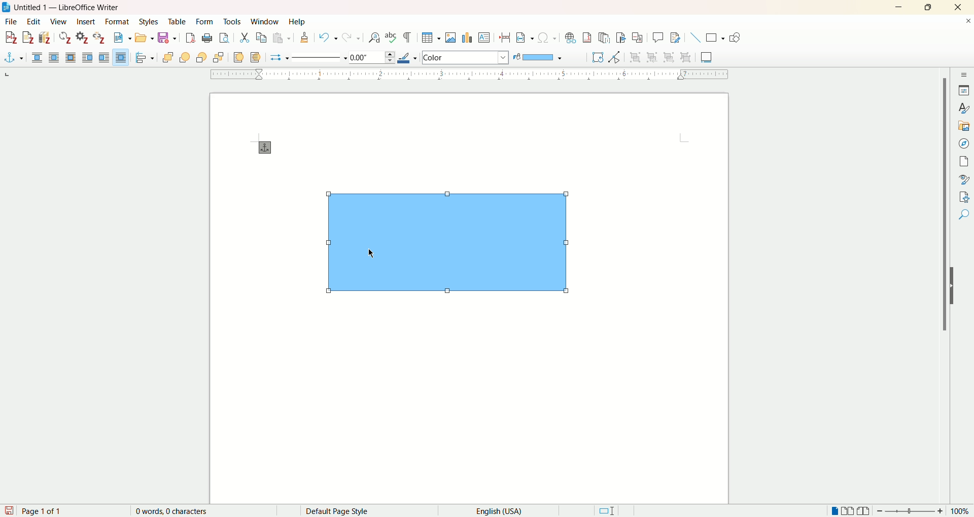  What do you see at coordinates (264, 21) in the screenshot?
I see `window` at bounding box center [264, 21].